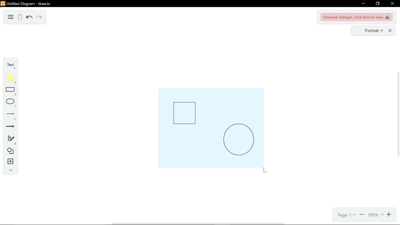  What do you see at coordinates (9, 152) in the screenshot?
I see `shapes` at bounding box center [9, 152].